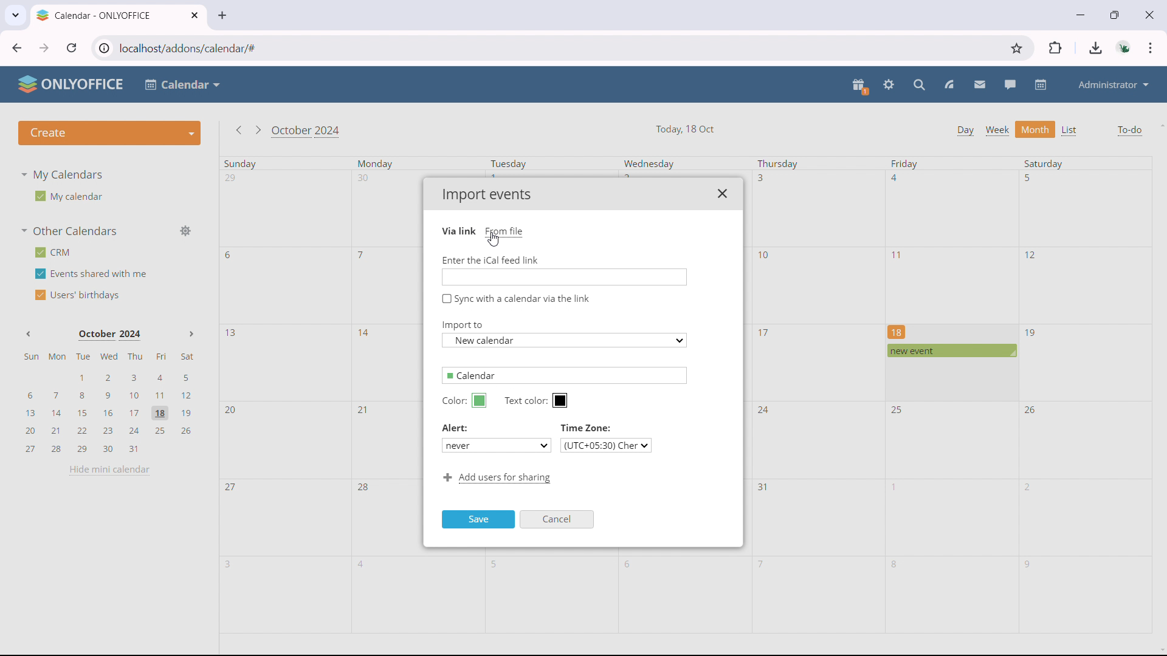  Describe the element at coordinates (257, 130) in the screenshot. I see `go to next month` at that location.